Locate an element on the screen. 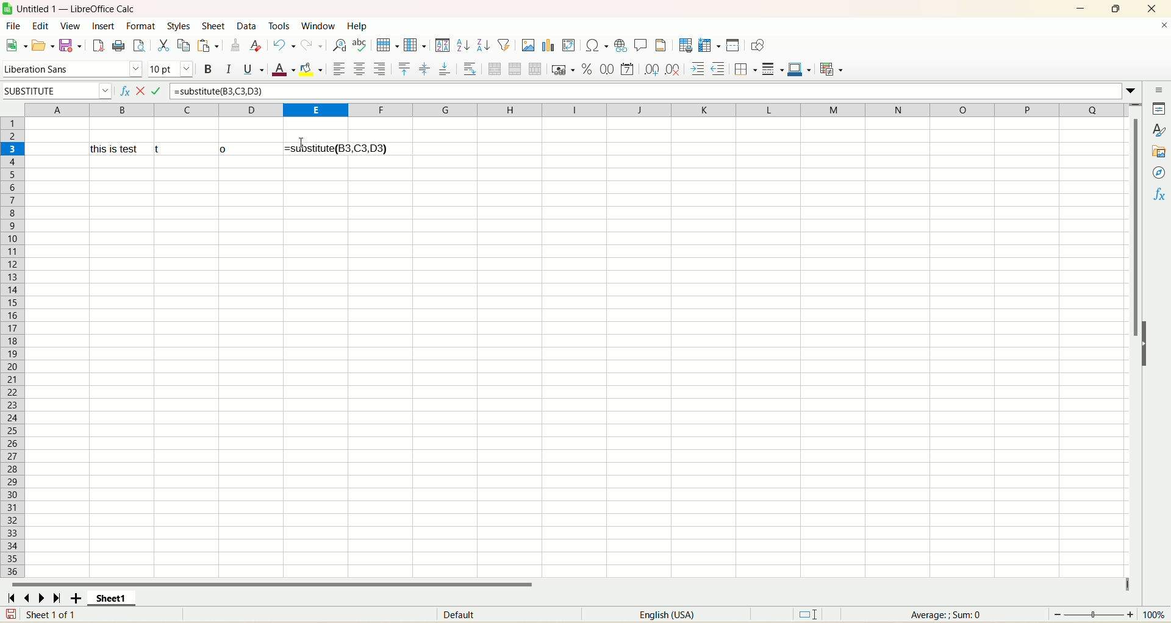 This screenshot has width=1171, height=623. sheet is located at coordinates (571, 370).